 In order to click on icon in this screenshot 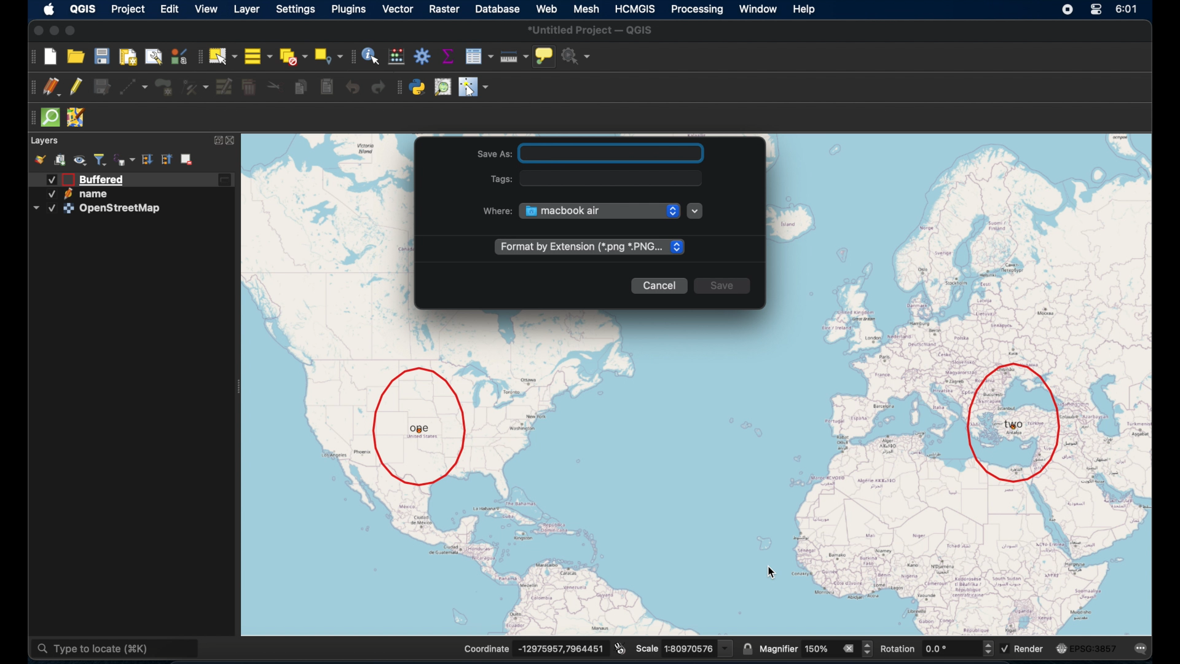, I will do `click(68, 194)`.